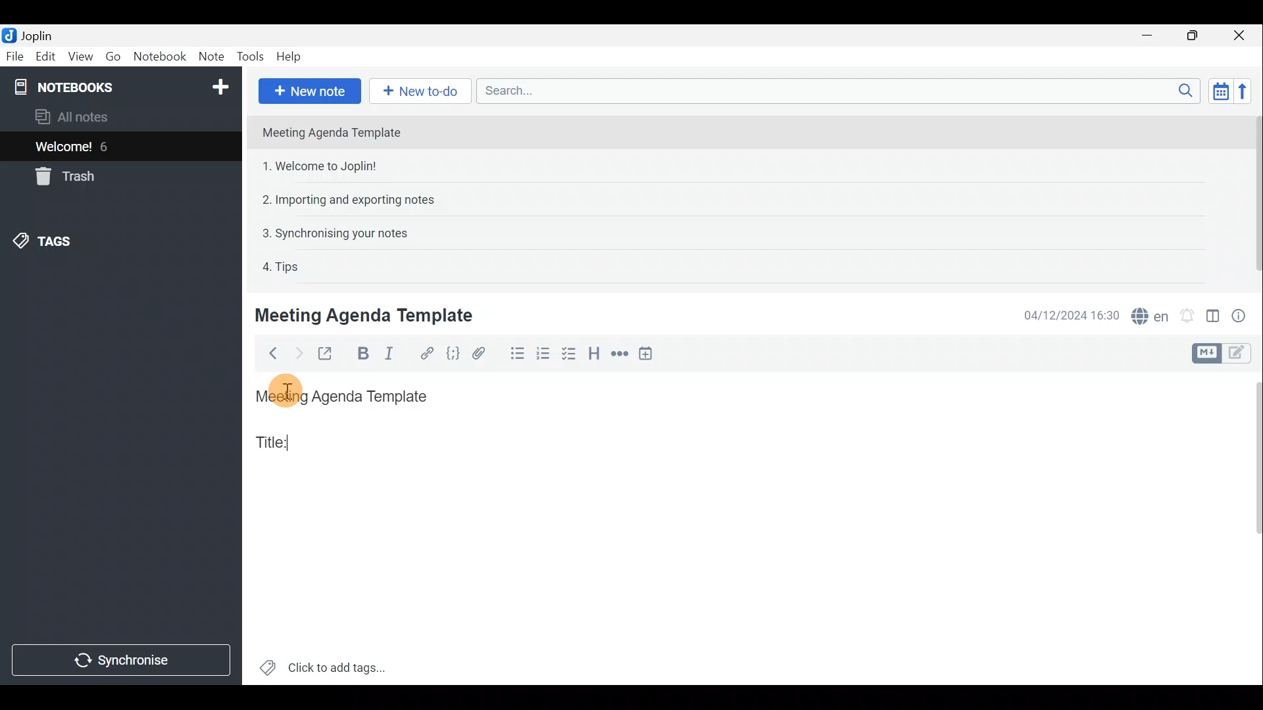 This screenshot has width=1263, height=710. Describe the element at coordinates (566, 354) in the screenshot. I see `Checkbox` at that location.